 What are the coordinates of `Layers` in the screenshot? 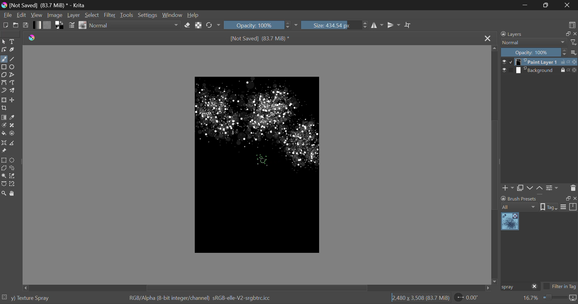 It's located at (515, 34).